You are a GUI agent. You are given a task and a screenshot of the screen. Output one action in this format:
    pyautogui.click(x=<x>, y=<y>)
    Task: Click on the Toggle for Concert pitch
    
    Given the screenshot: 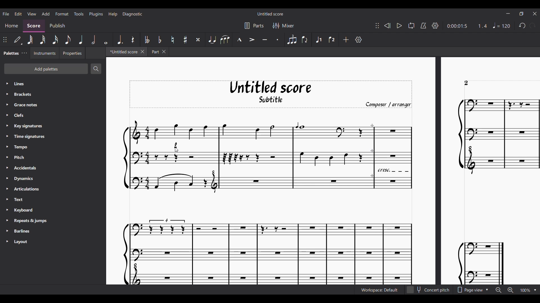 What is the action you would take?
    pyautogui.click(x=429, y=290)
    